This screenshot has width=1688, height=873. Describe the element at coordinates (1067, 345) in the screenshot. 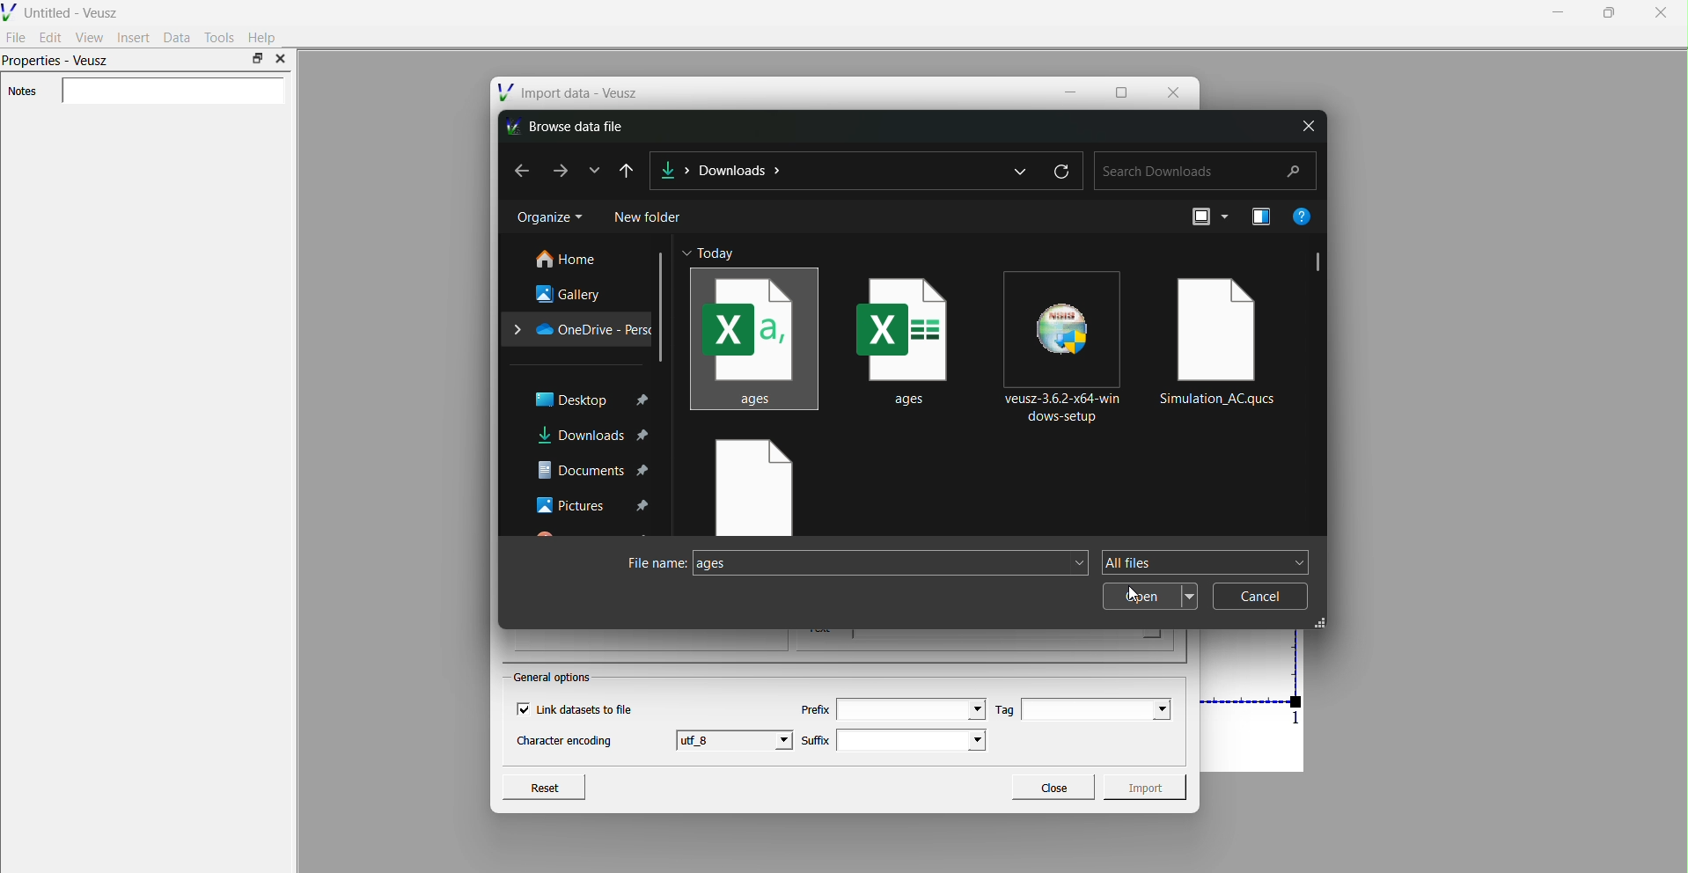

I see `veusz-3.6.2-x64-win
dows-setup` at that location.